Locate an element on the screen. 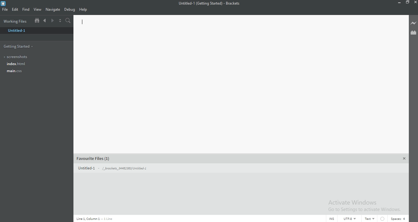 This screenshot has height=222, width=418. FIle is located at coordinates (4, 9).